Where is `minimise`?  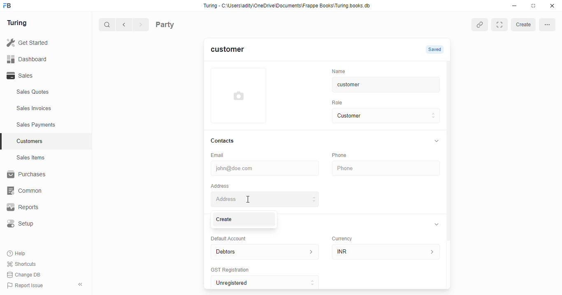 minimise is located at coordinates (515, 6).